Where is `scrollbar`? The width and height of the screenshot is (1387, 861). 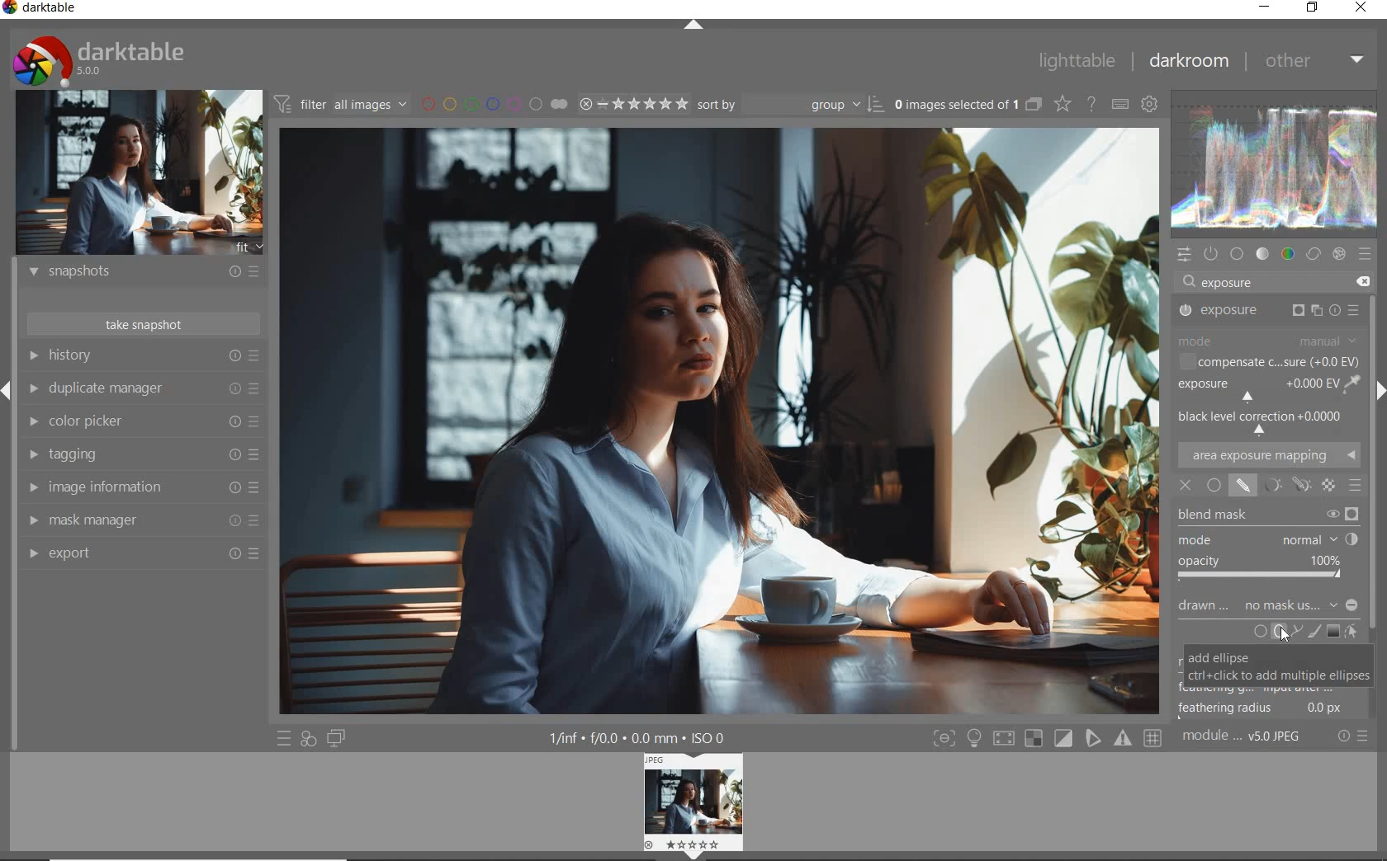
scrollbar is located at coordinates (1377, 508).